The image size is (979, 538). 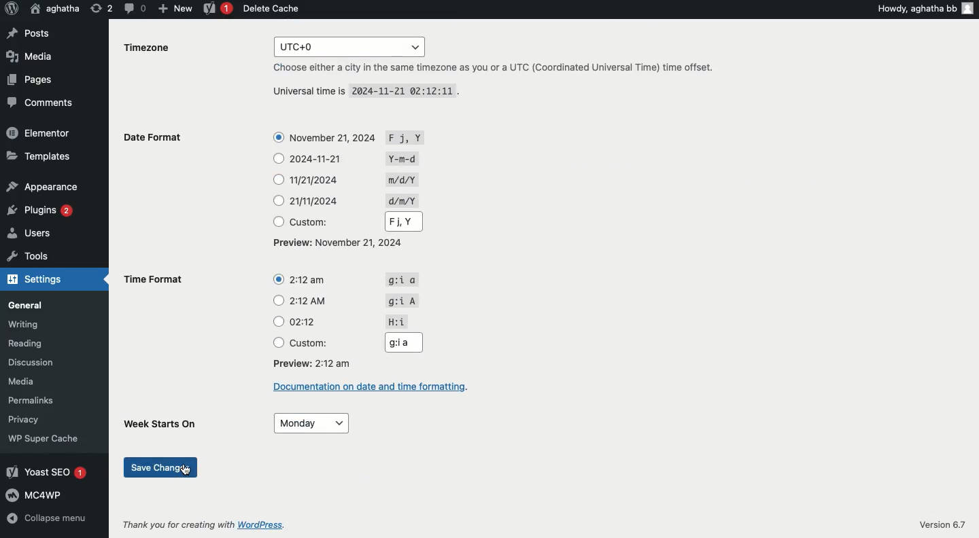 I want to click on Discussion, so click(x=41, y=364).